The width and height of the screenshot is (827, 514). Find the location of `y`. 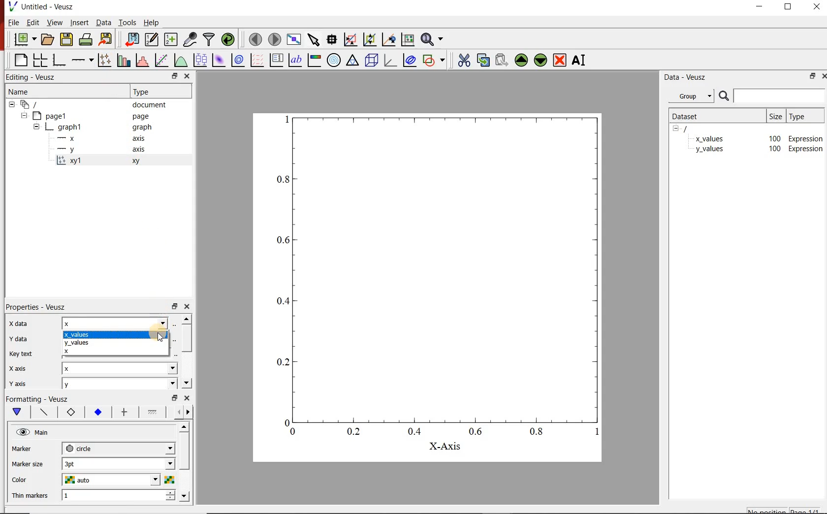

y is located at coordinates (120, 384).